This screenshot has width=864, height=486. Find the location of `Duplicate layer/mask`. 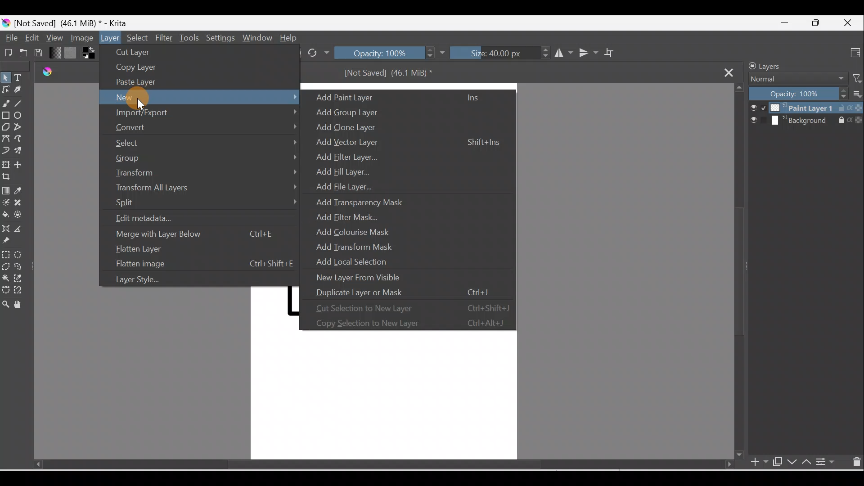

Duplicate layer/mask is located at coordinates (775, 461).